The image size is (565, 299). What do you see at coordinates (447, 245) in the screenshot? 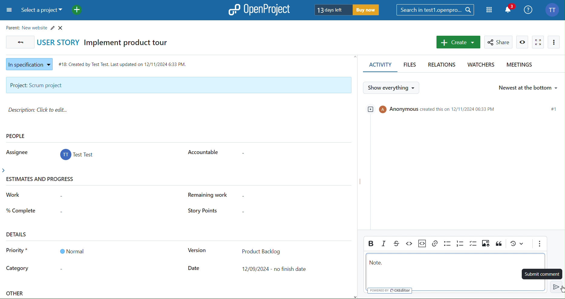
I see `Bullet List` at bounding box center [447, 245].